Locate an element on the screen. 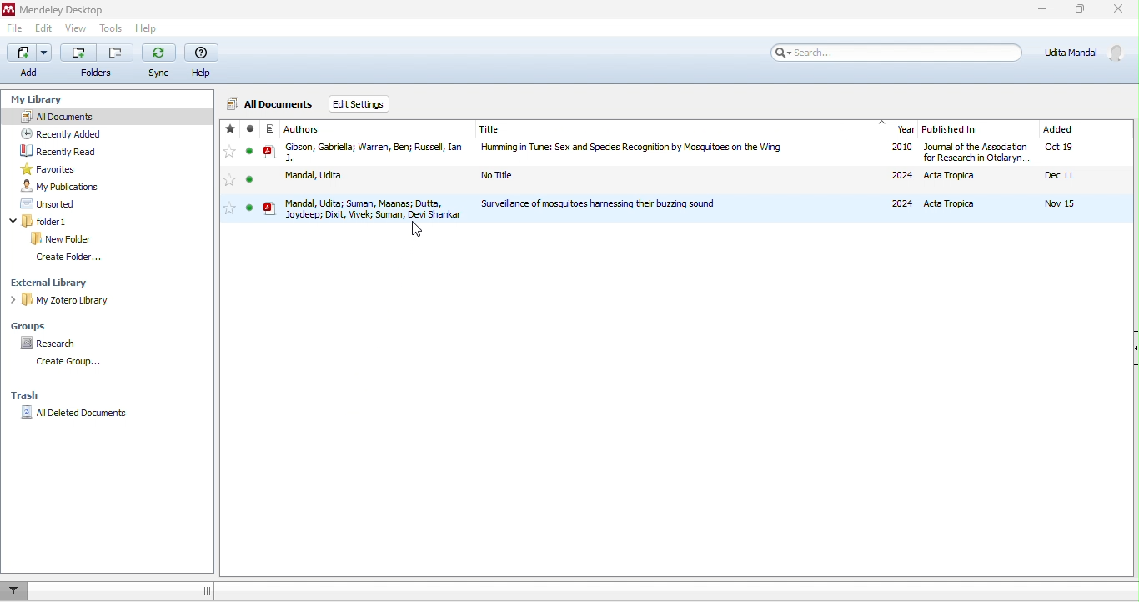  tools is located at coordinates (110, 29).